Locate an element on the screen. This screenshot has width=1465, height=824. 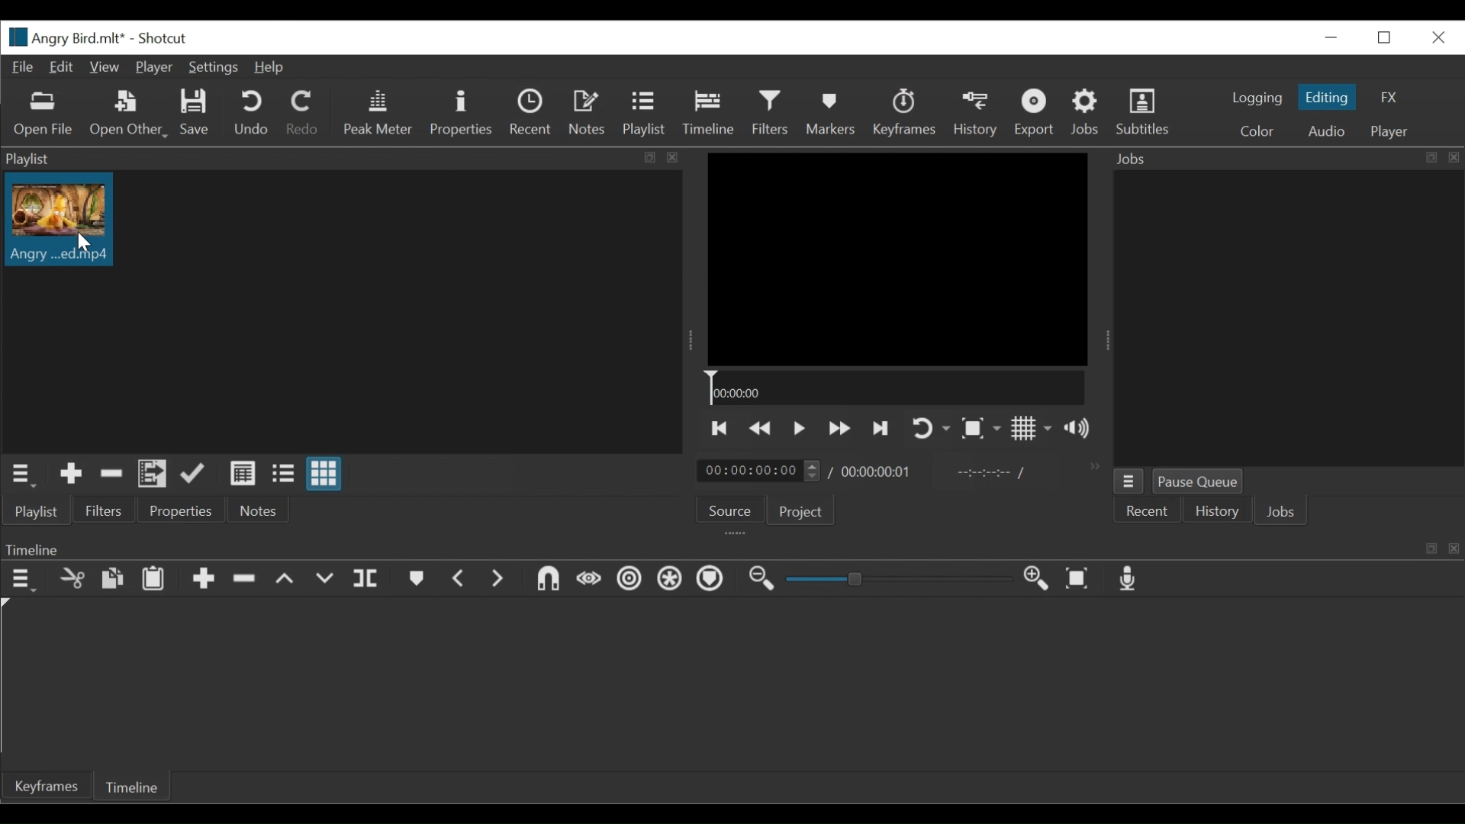
Set Second Simple Keyframe is located at coordinates (623, 581).